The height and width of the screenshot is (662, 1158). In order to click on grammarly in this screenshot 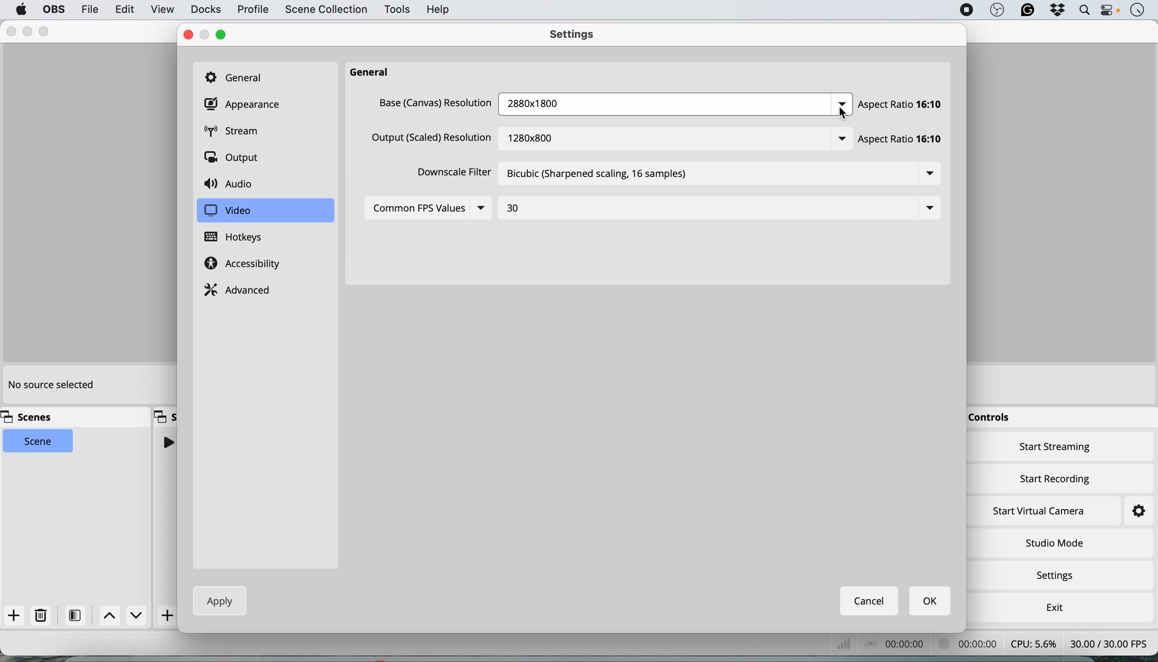, I will do `click(1027, 11)`.